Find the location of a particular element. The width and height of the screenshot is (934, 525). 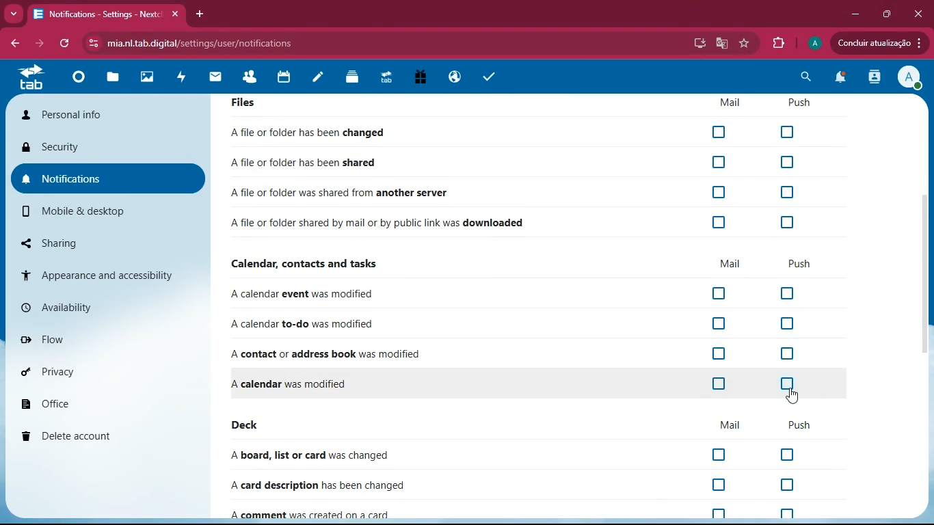

home is located at coordinates (83, 80).